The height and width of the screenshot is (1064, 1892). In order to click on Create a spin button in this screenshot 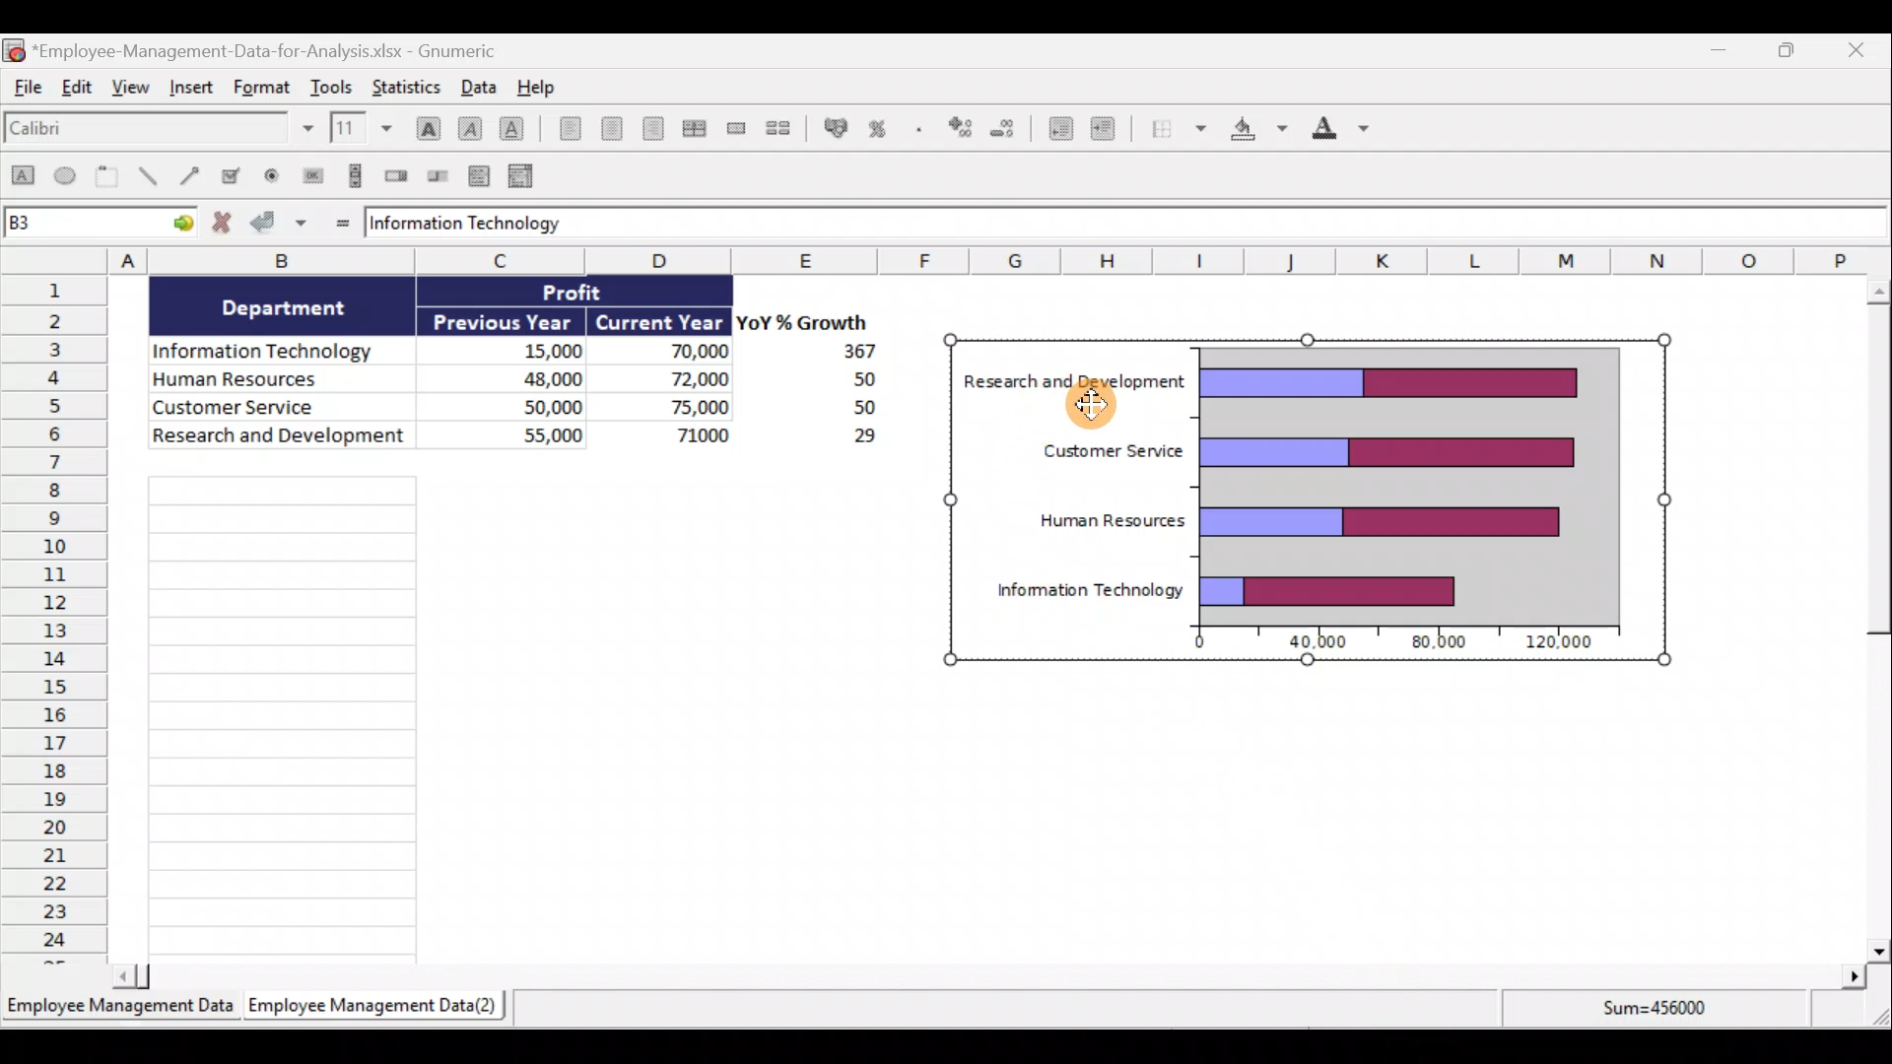, I will do `click(398, 176)`.